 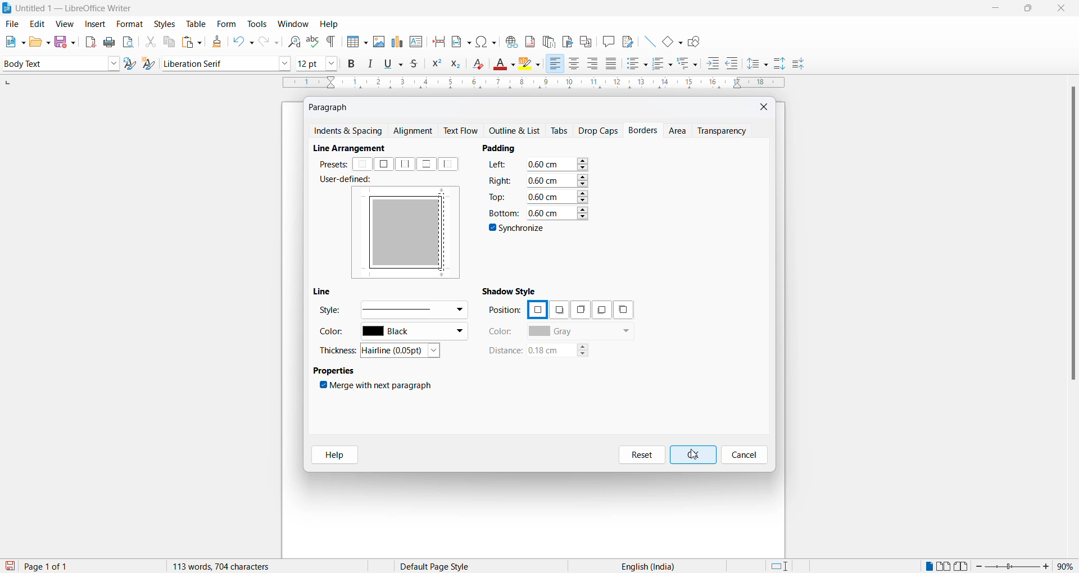 What do you see at coordinates (692, 455) in the screenshot?
I see `ok` at bounding box center [692, 455].